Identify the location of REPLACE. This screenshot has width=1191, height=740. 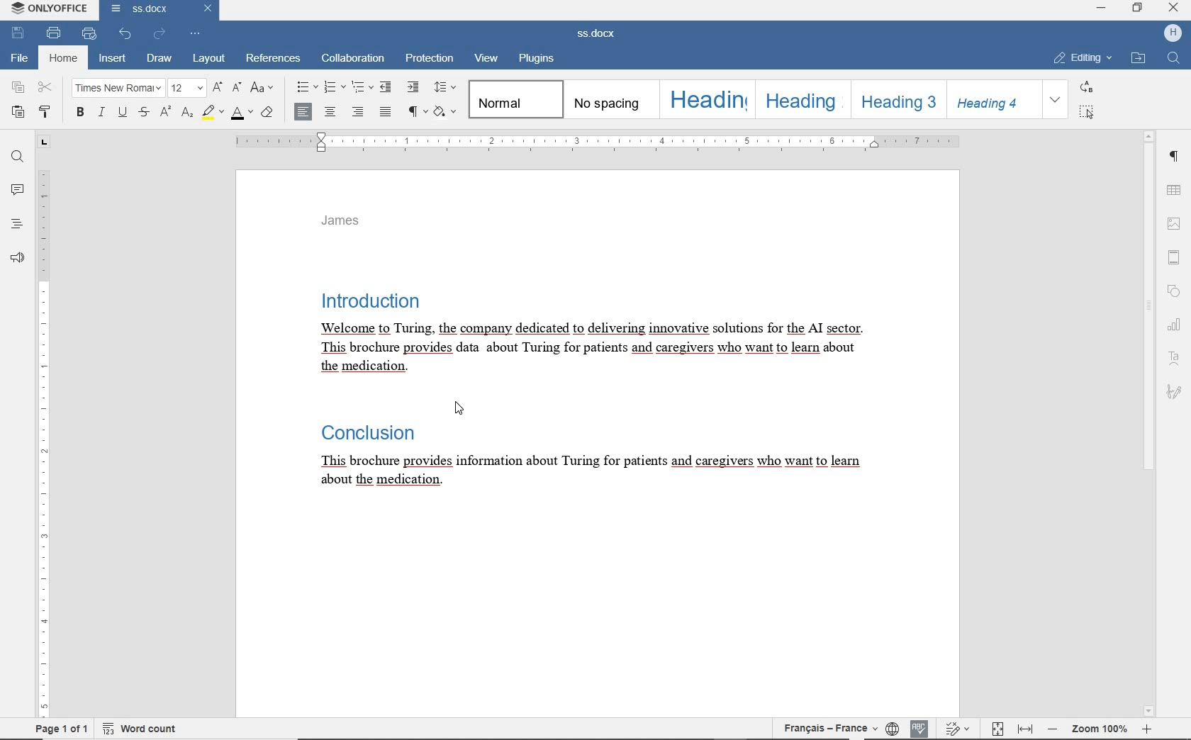
(1086, 86).